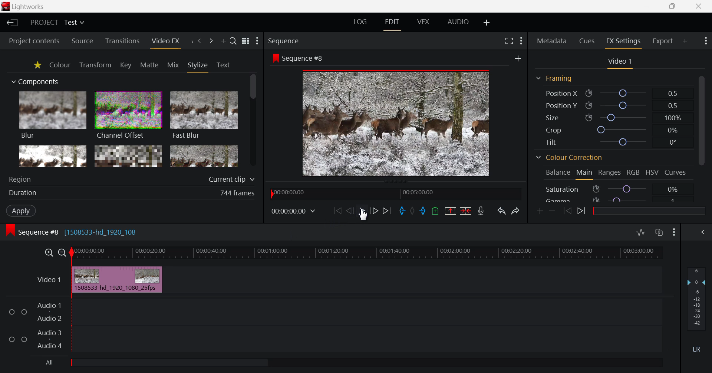 This screenshot has width=712, height=373. I want to click on Saturation, so click(617, 188).